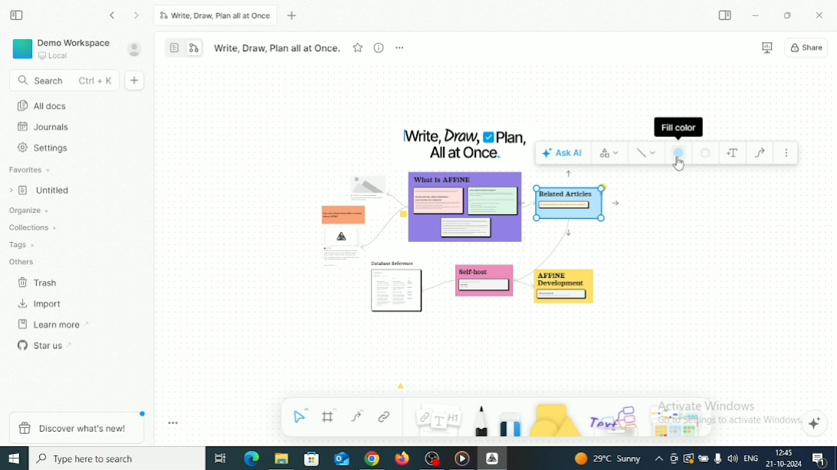 This screenshot has height=470, width=837. I want to click on Date, so click(783, 464).